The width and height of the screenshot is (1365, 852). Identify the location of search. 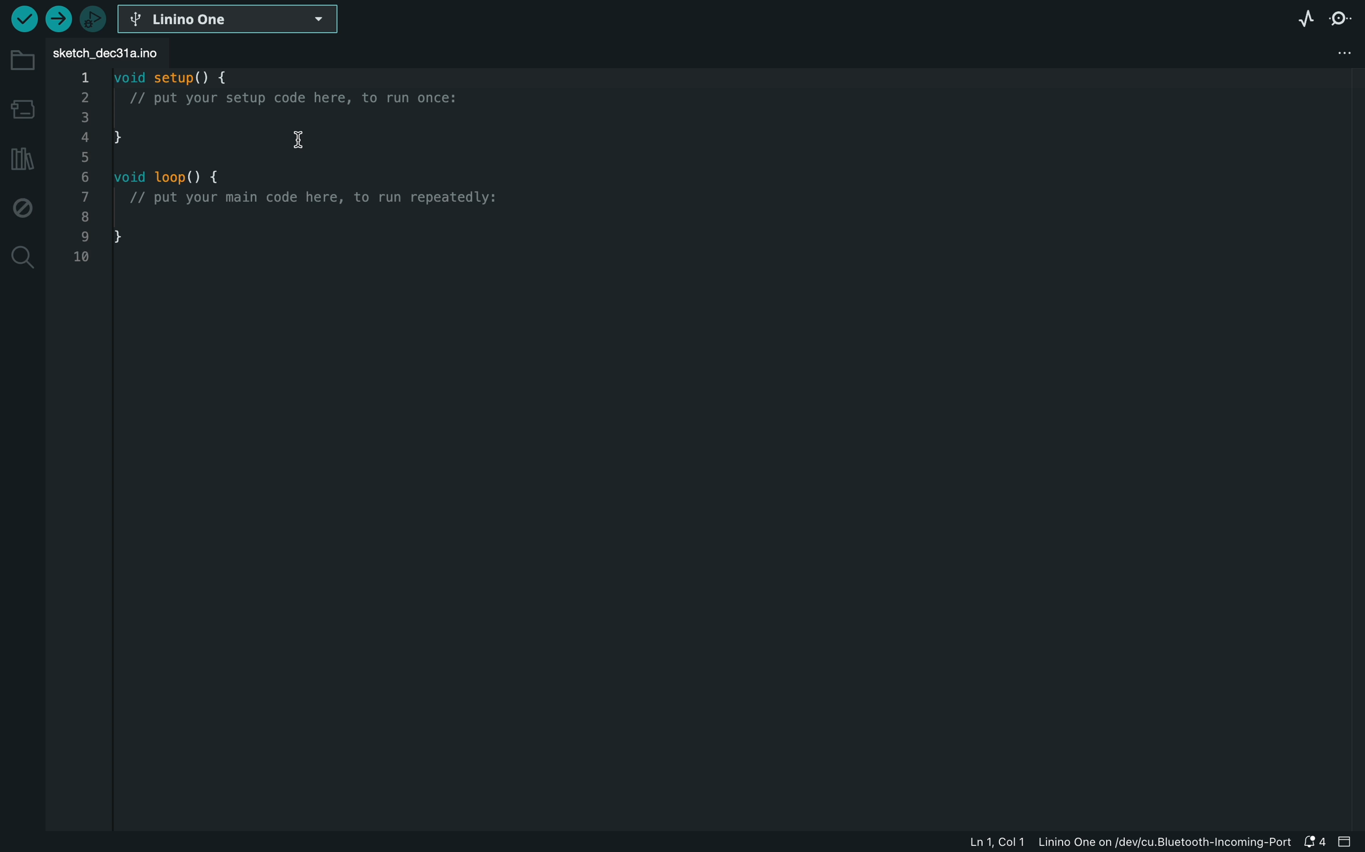
(23, 261).